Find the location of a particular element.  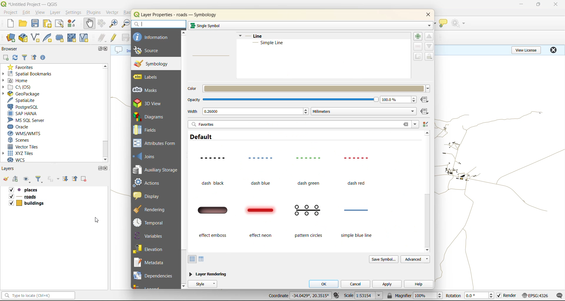

dash red is located at coordinates (360, 173).